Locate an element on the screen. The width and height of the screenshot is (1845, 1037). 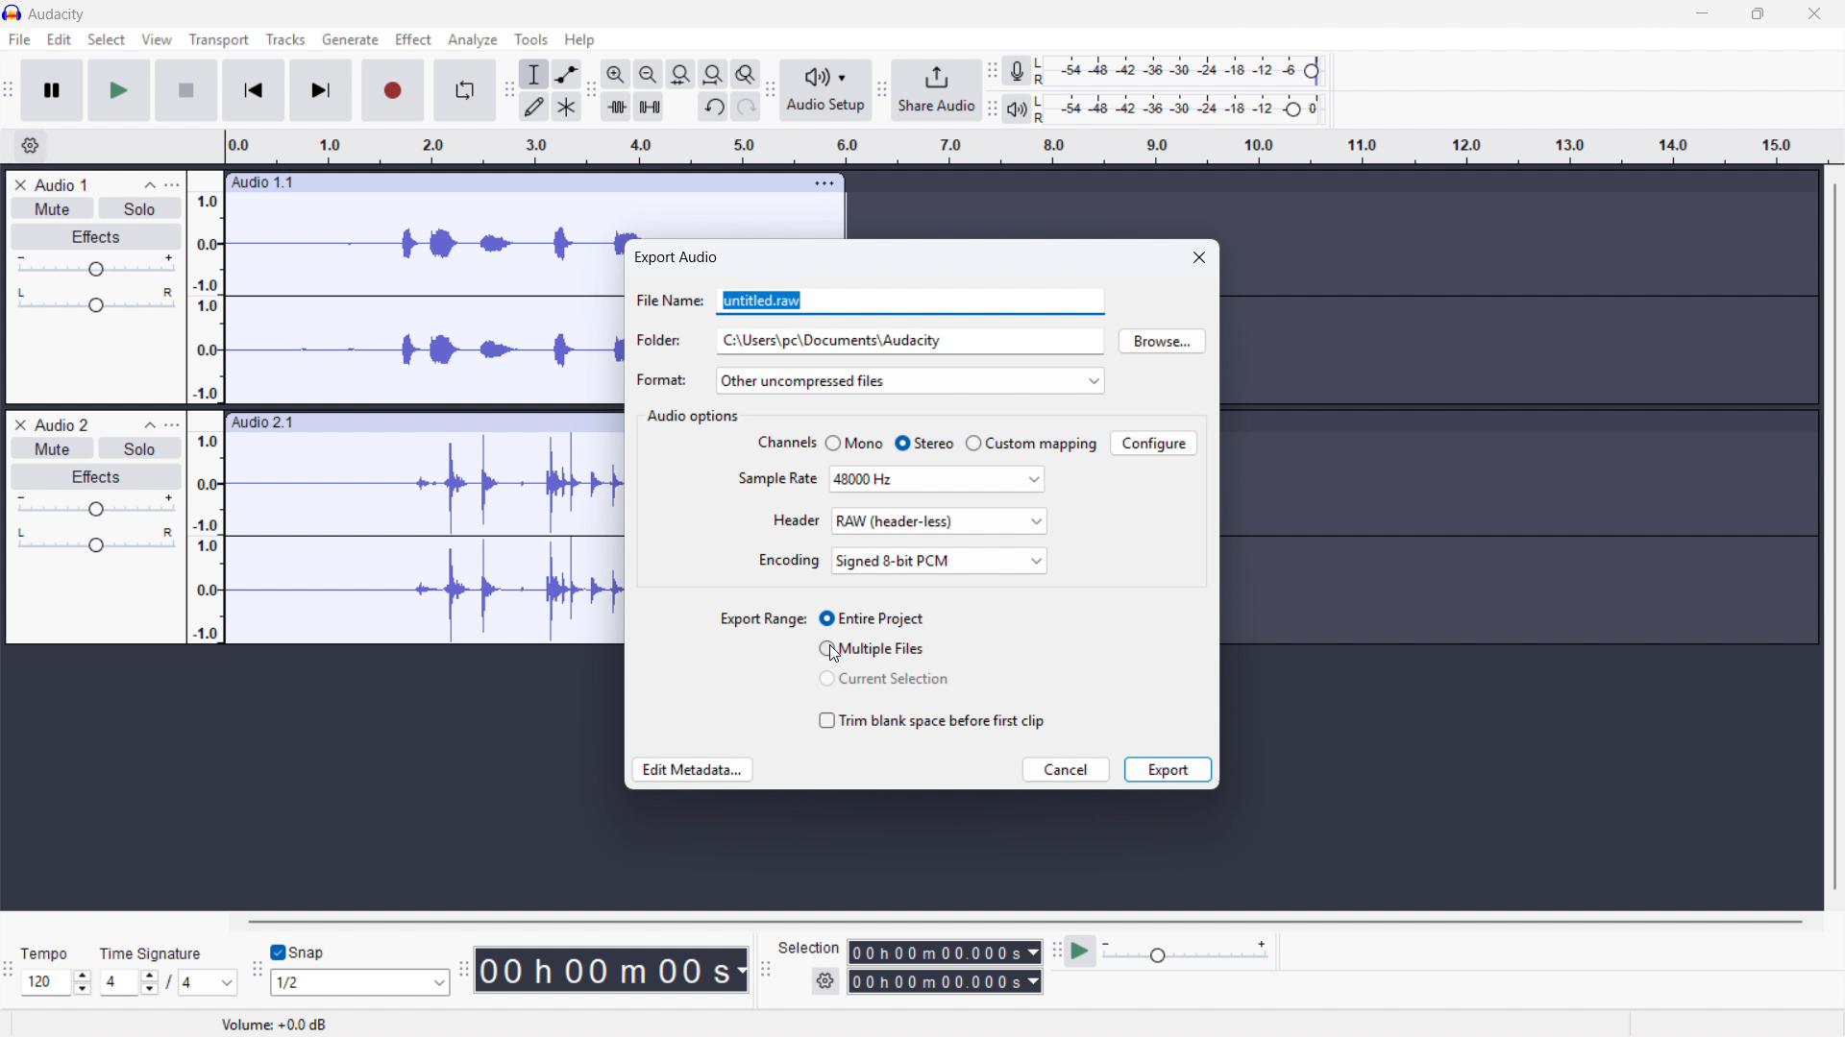
Toggle snap is located at coordinates (300, 953).